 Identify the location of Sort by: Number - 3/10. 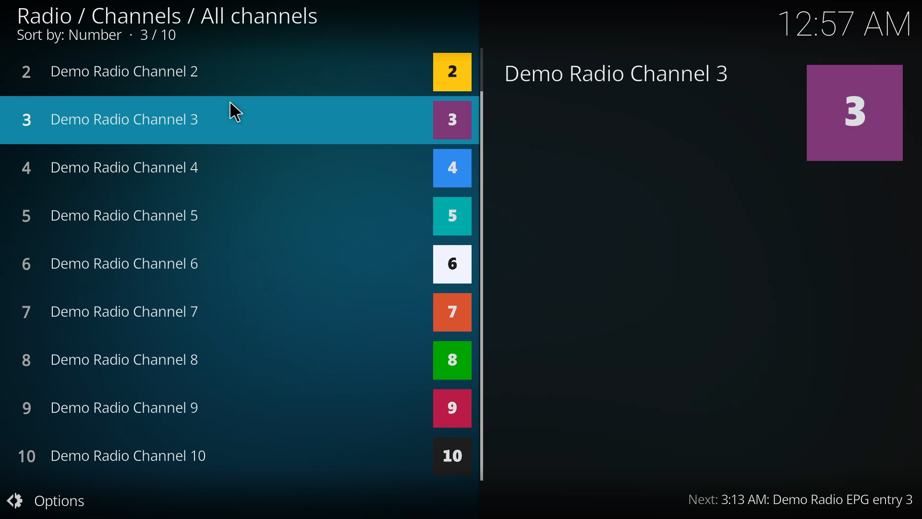
(96, 38).